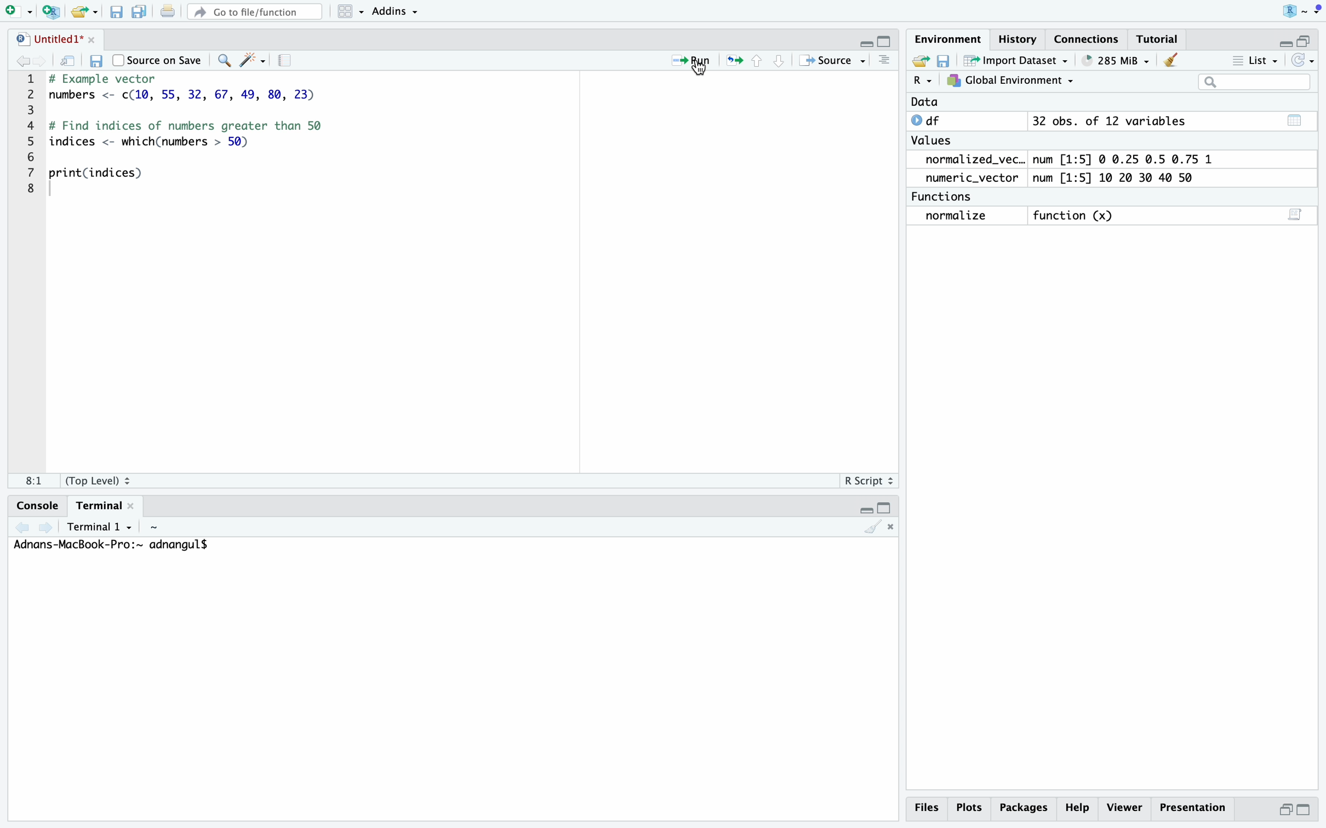 This screenshot has width=1326, height=828. I want to click on Files, so click(928, 810).